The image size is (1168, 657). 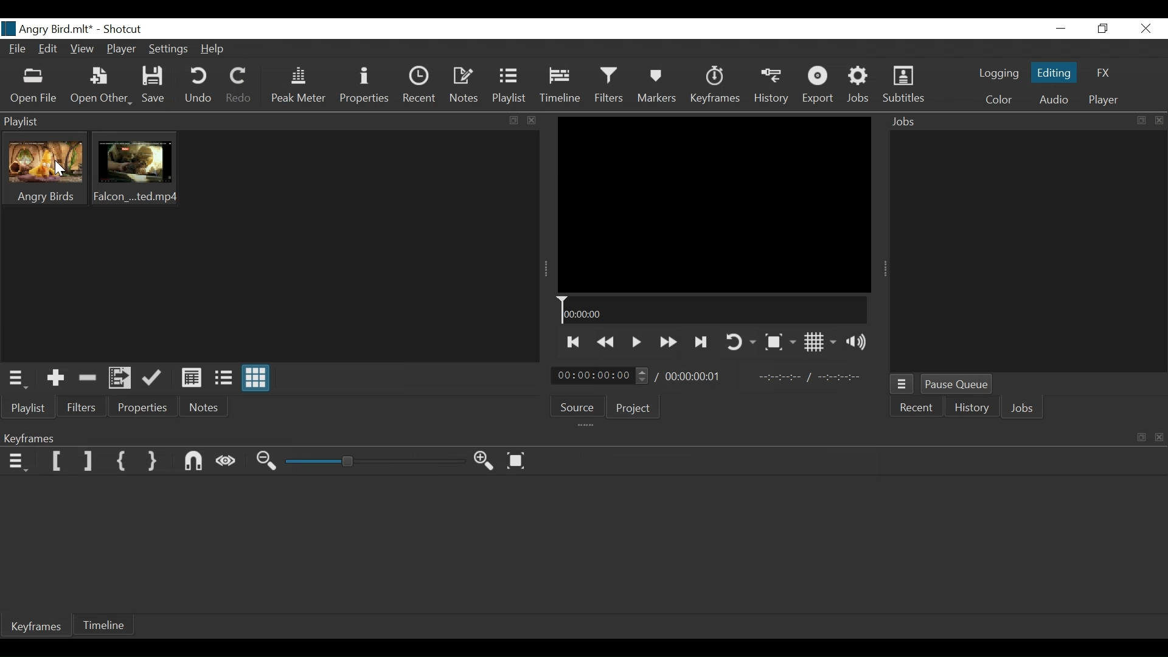 What do you see at coordinates (904, 86) in the screenshot?
I see `Subtitles` at bounding box center [904, 86].